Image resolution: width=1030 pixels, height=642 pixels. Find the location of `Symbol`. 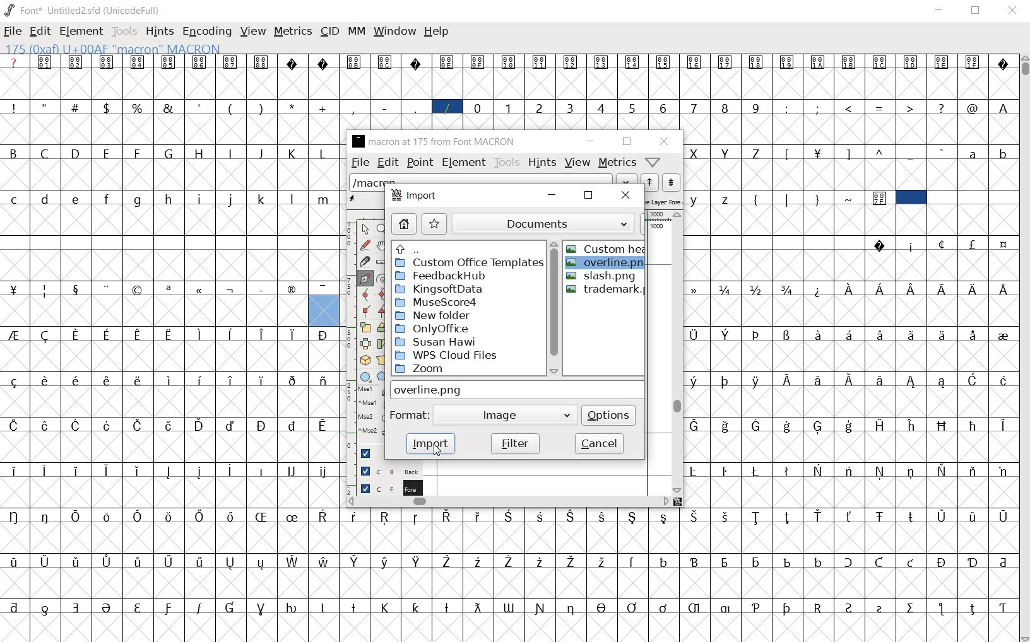

Symbol is located at coordinates (448, 517).